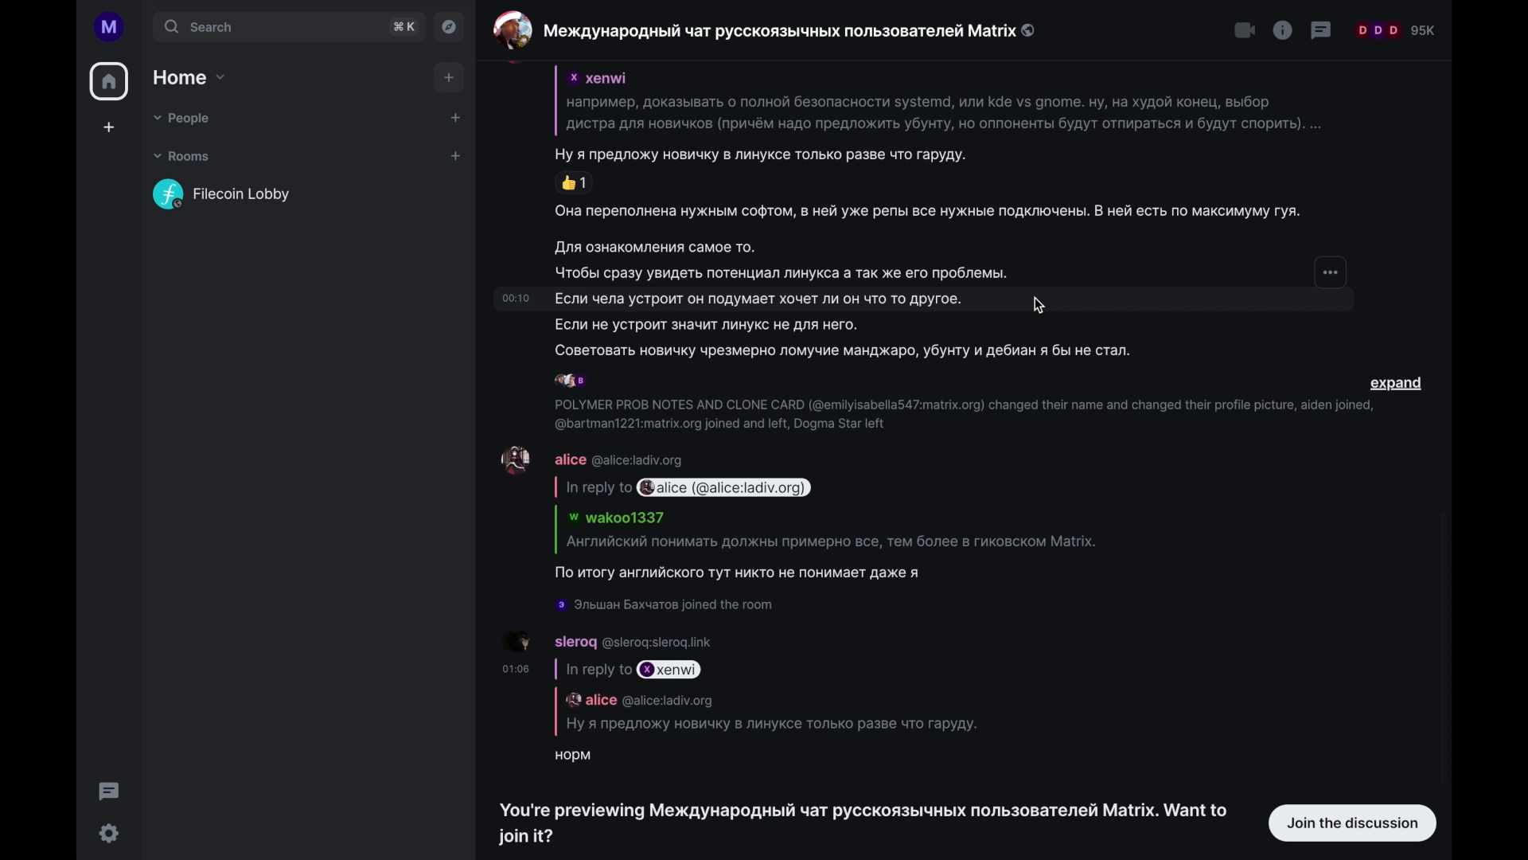 The width and height of the screenshot is (1528, 860). Describe the element at coordinates (110, 833) in the screenshot. I see `settings` at that location.